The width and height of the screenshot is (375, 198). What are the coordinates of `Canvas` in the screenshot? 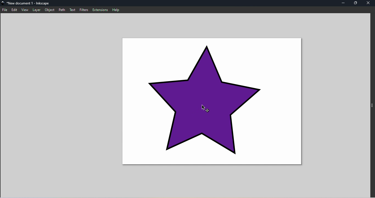 It's located at (213, 101).